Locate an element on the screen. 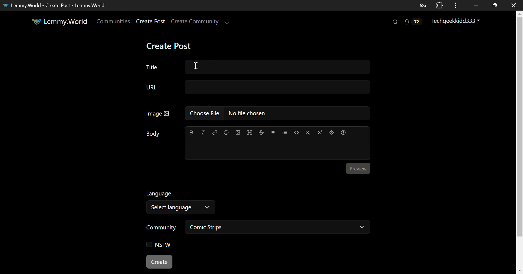  Close Window is located at coordinates (515, 5).